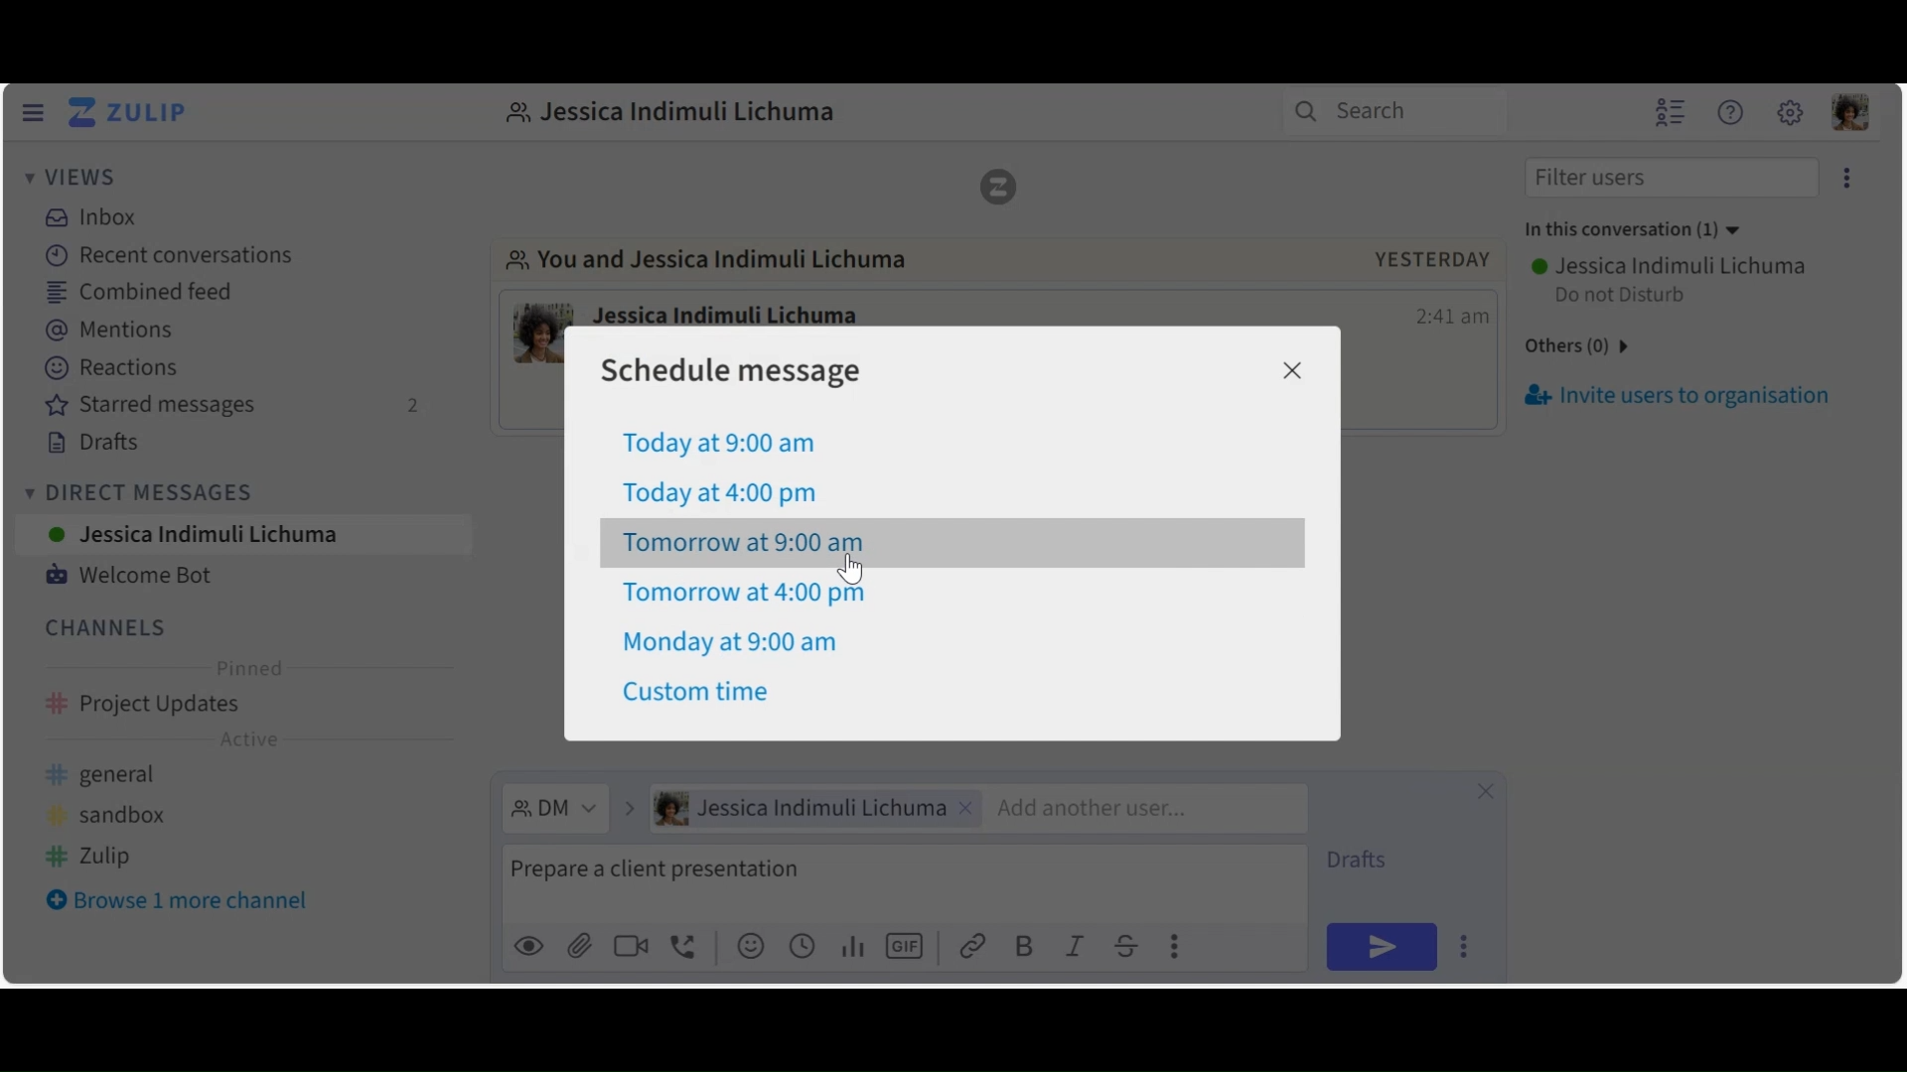 The width and height of the screenshot is (1907, 1072). What do you see at coordinates (1673, 112) in the screenshot?
I see `Hide user list` at bounding box center [1673, 112].